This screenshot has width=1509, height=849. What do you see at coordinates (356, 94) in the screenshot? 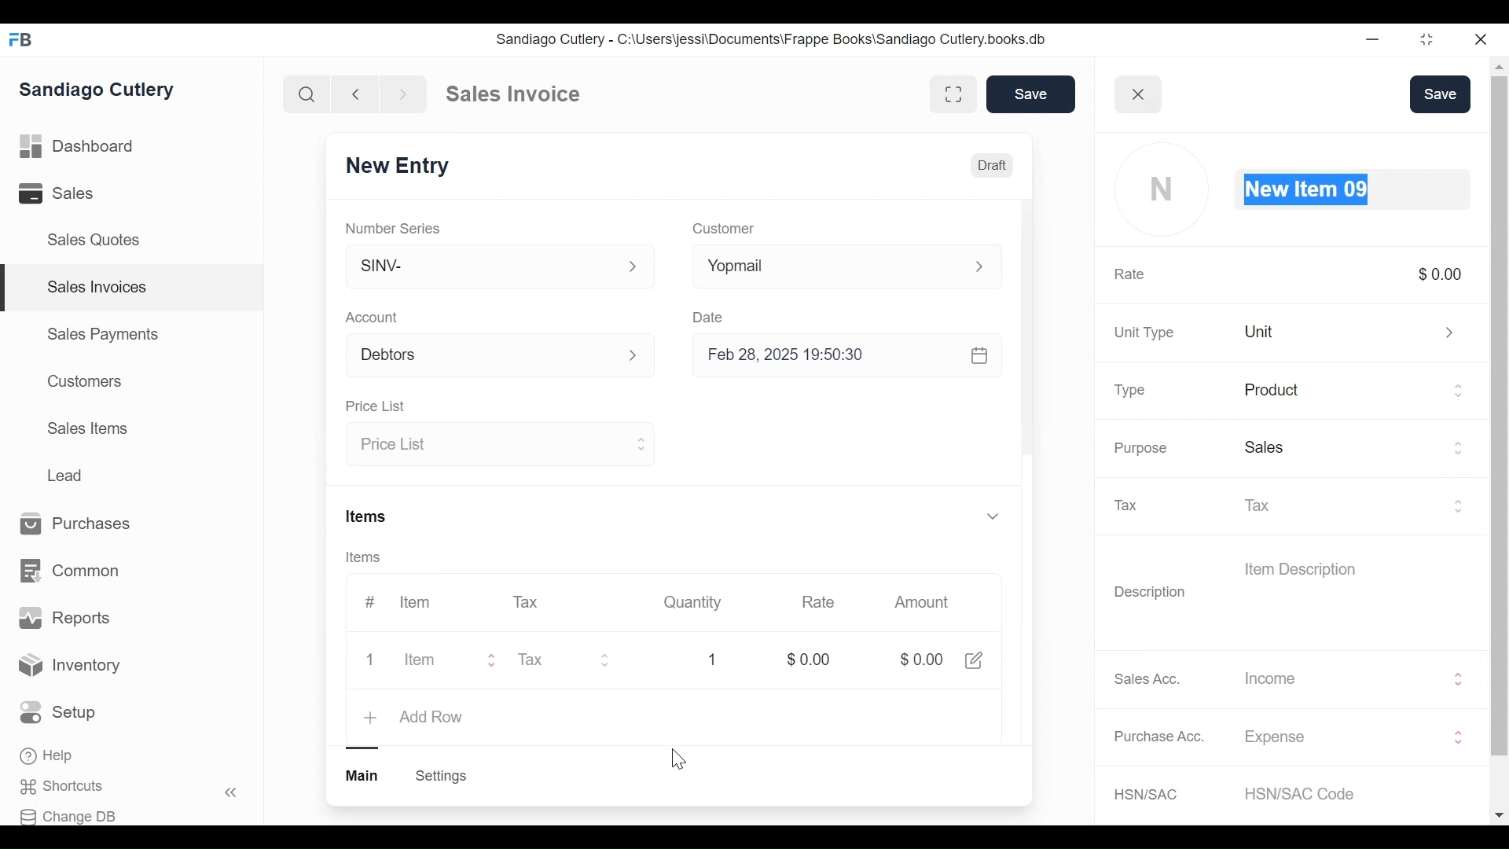
I see `backward` at bounding box center [356, 94].